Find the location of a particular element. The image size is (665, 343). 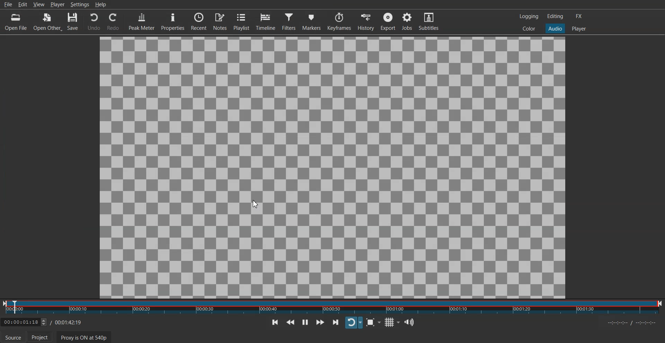

Notes is located at coordinates (220, 22).